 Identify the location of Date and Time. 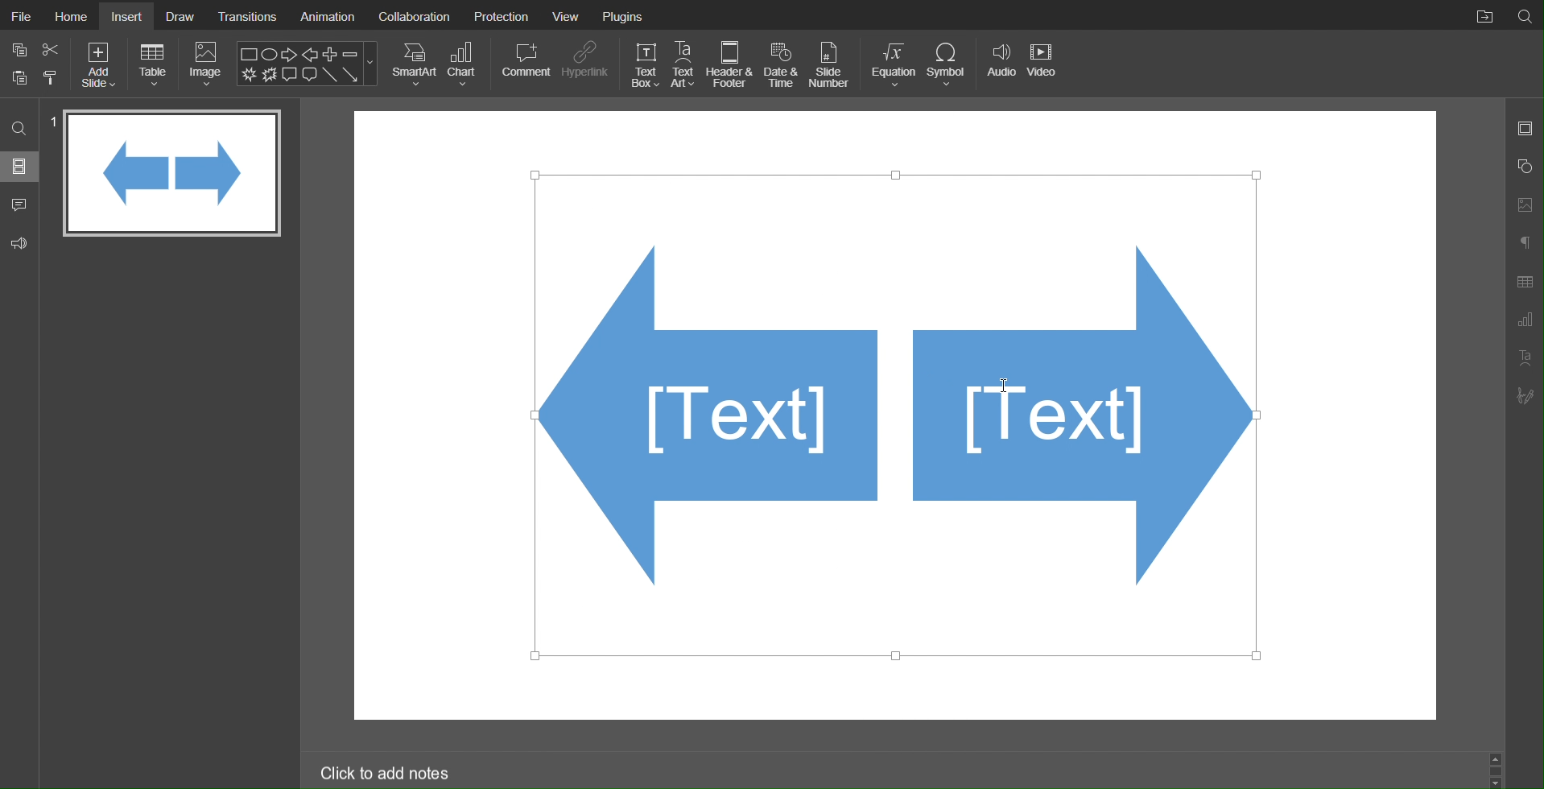
(781, 64).